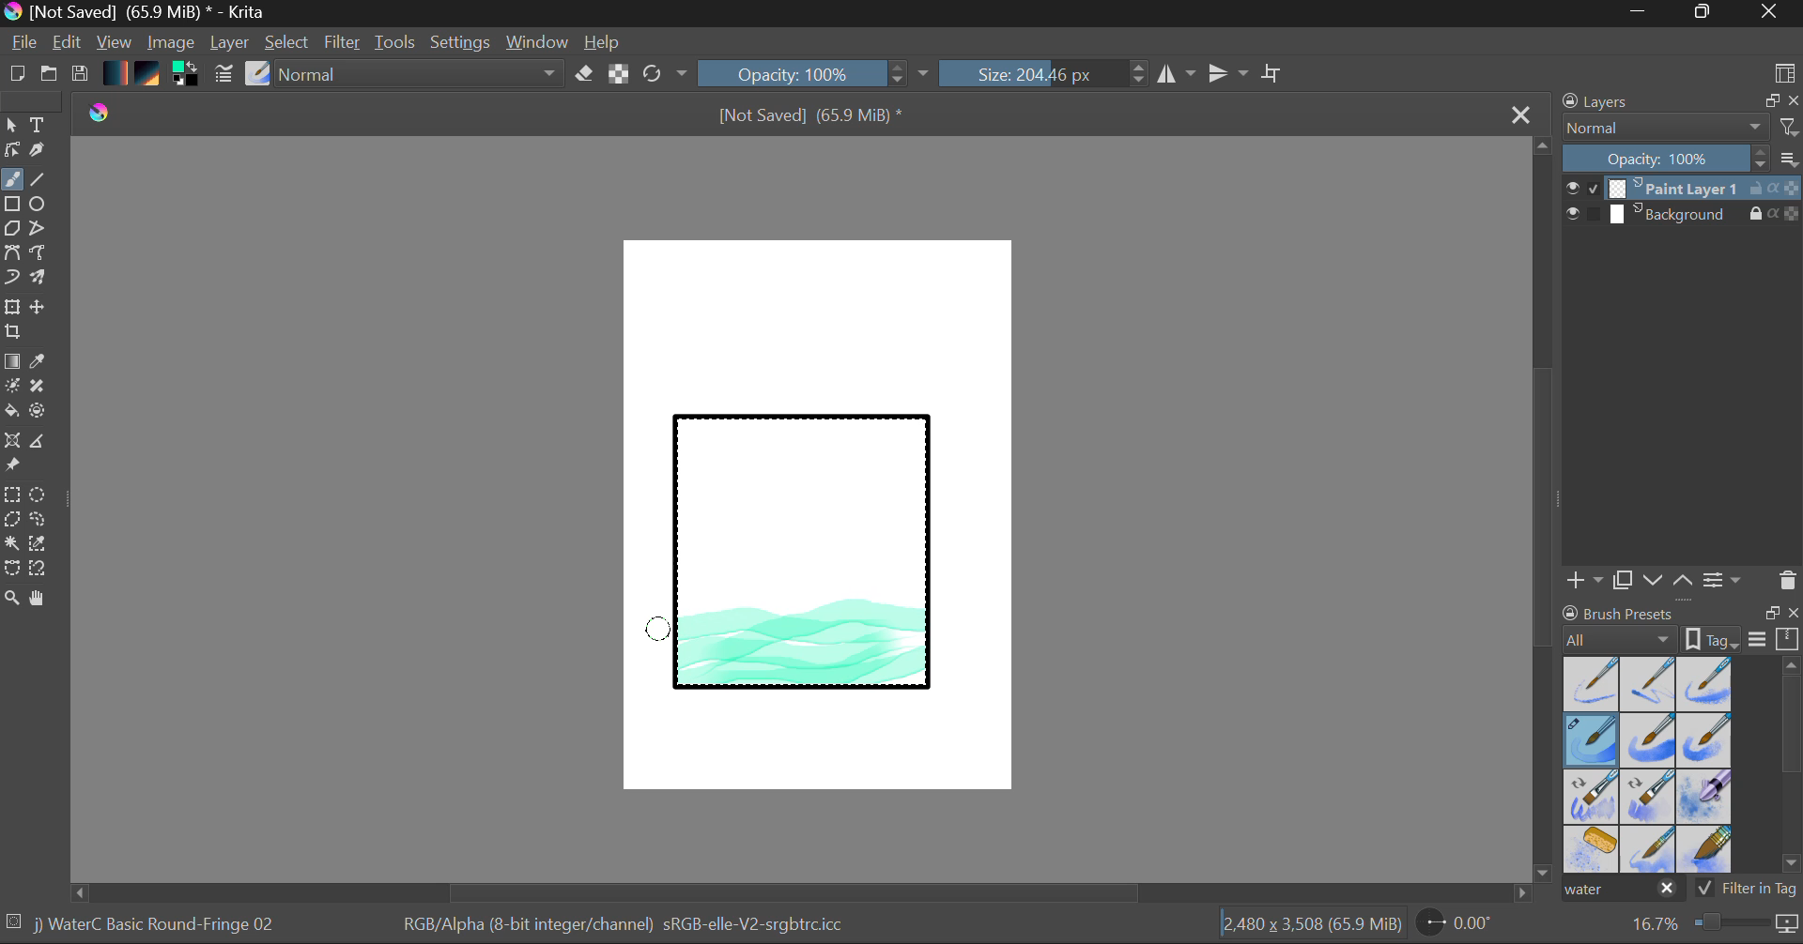 Image resolution: width=1803 pixels, height=944 pixels. I want to click on Line, so click(39, 180).